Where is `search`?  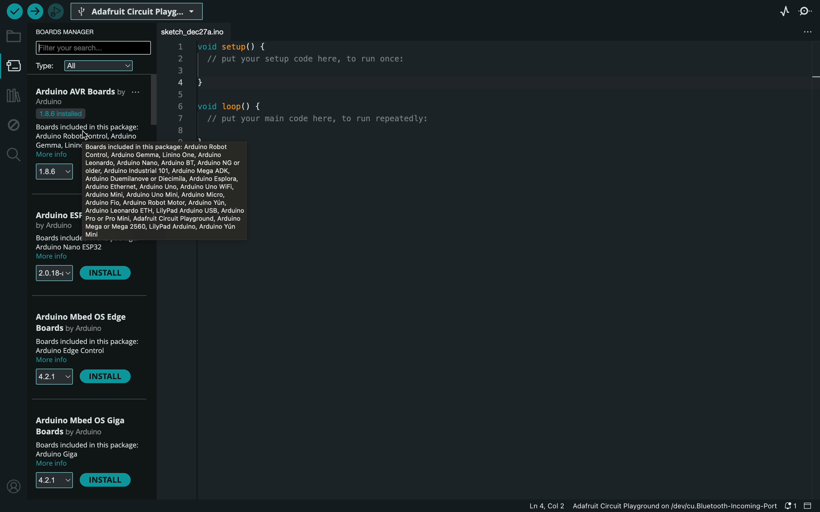 search is located at coordinates (15, 154).